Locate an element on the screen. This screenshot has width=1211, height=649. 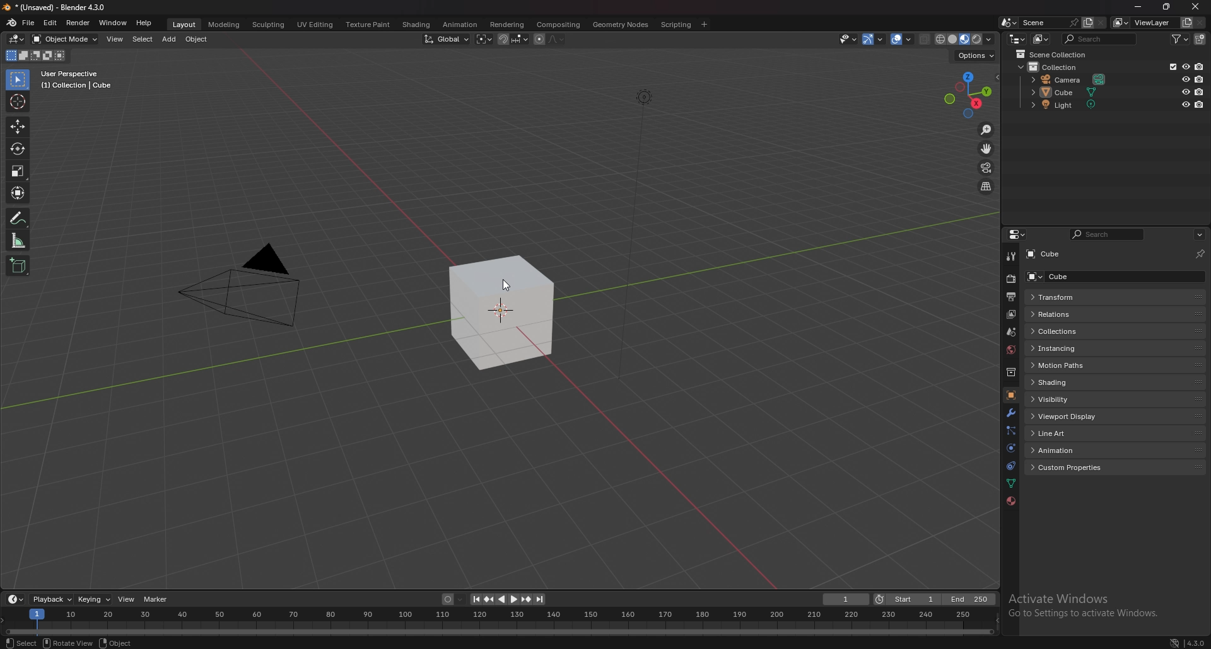
filter is located at coordinates (1180, 38).